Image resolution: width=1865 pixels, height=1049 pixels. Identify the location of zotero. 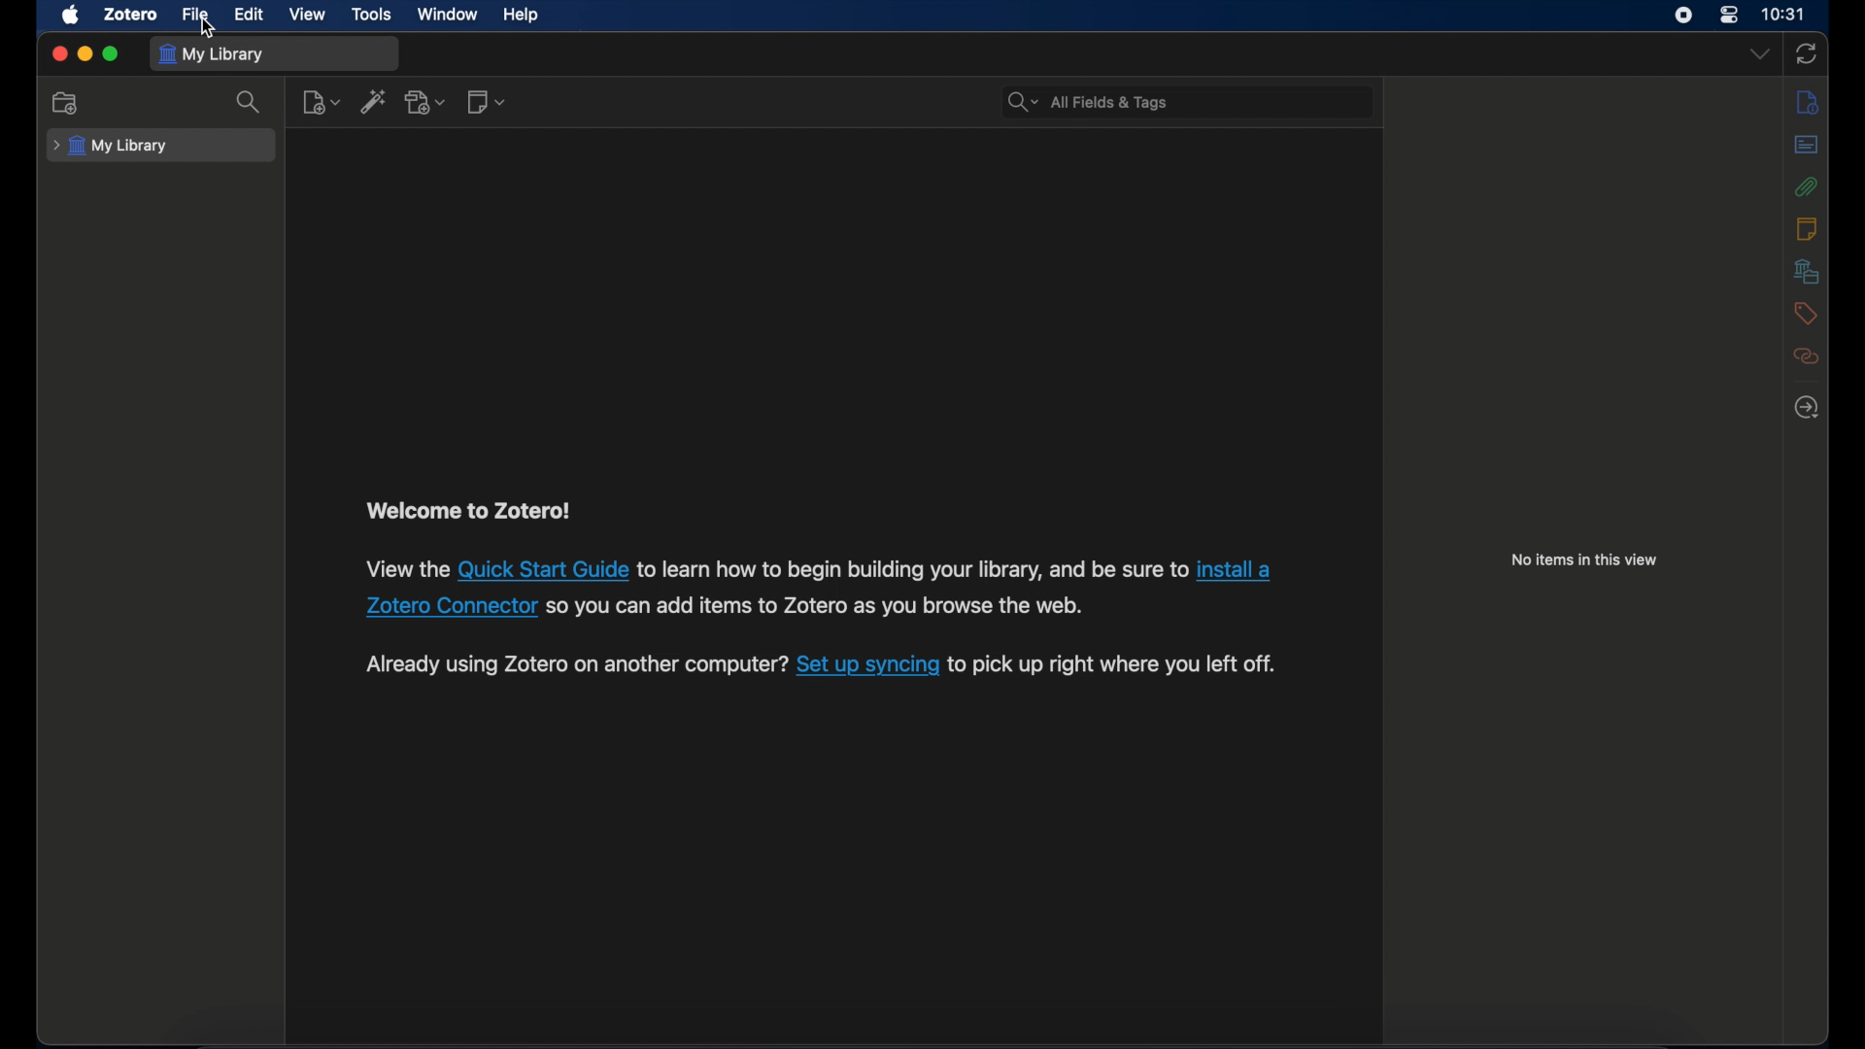
(130, 15).